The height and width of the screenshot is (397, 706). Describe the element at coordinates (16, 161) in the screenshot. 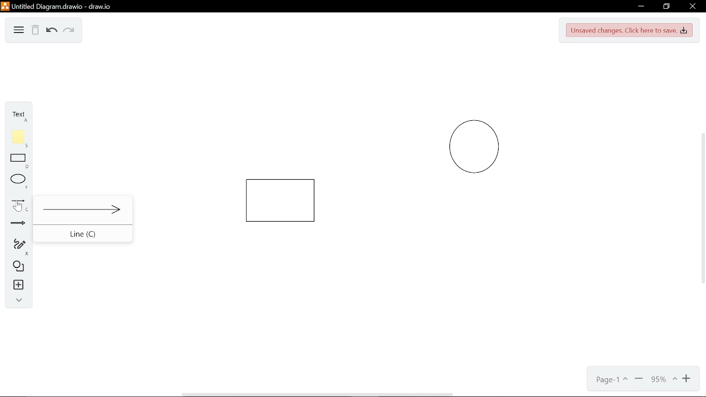

I see `Rectangle` at that location.